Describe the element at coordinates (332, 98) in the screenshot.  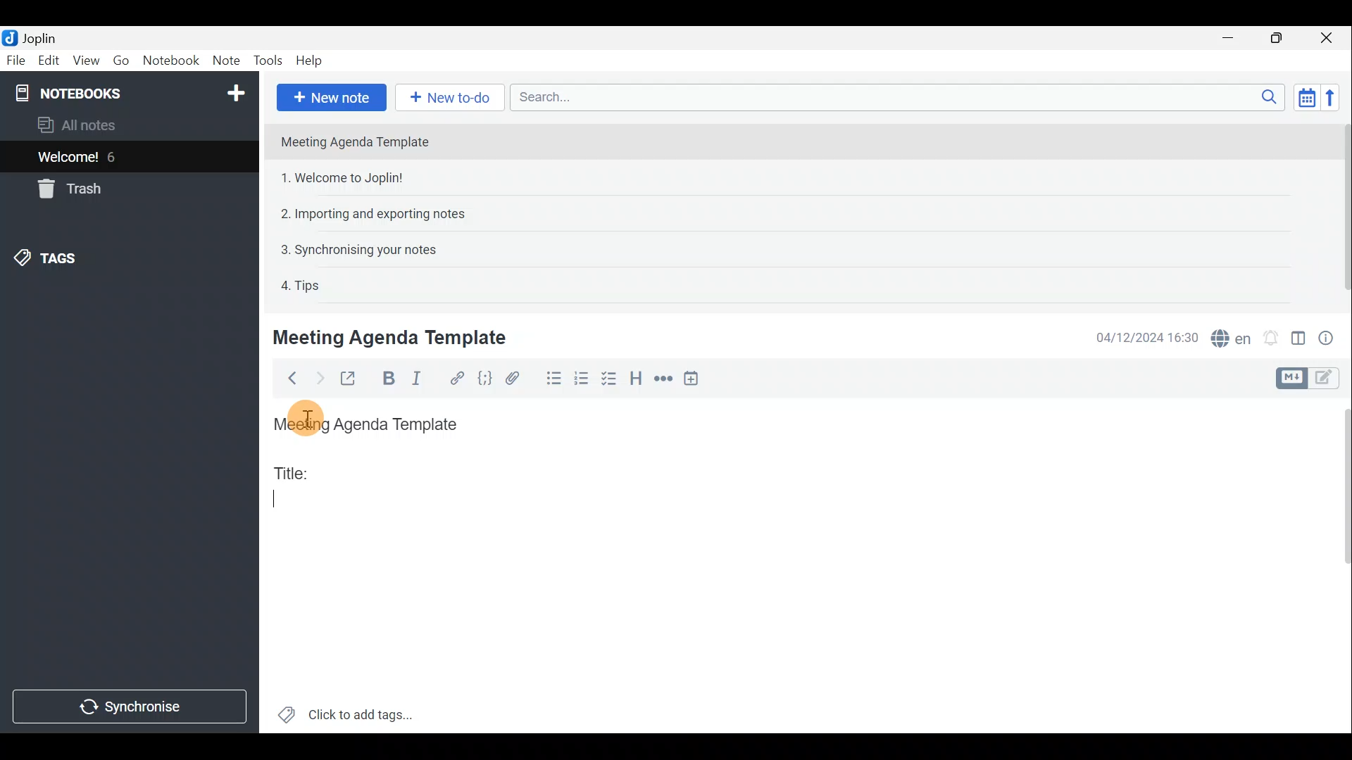
I see `New note` at that location.